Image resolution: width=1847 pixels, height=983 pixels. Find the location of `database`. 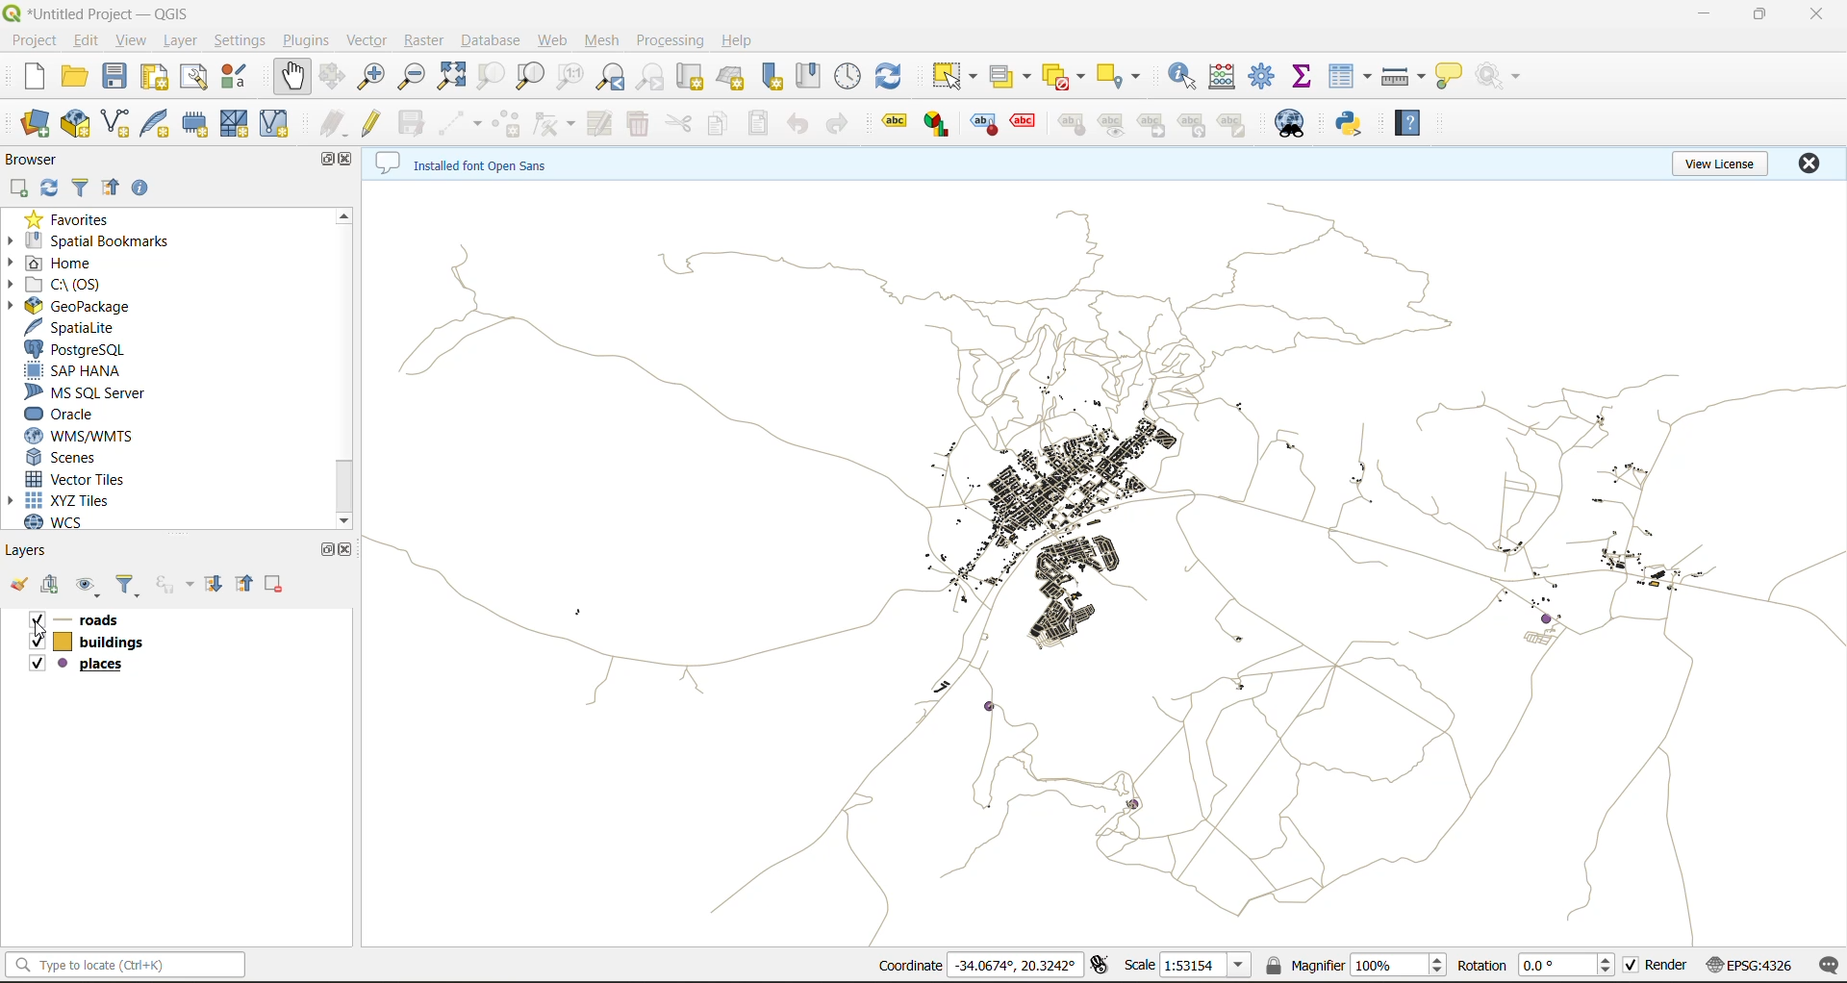

database is located at coordinates (490, 41).